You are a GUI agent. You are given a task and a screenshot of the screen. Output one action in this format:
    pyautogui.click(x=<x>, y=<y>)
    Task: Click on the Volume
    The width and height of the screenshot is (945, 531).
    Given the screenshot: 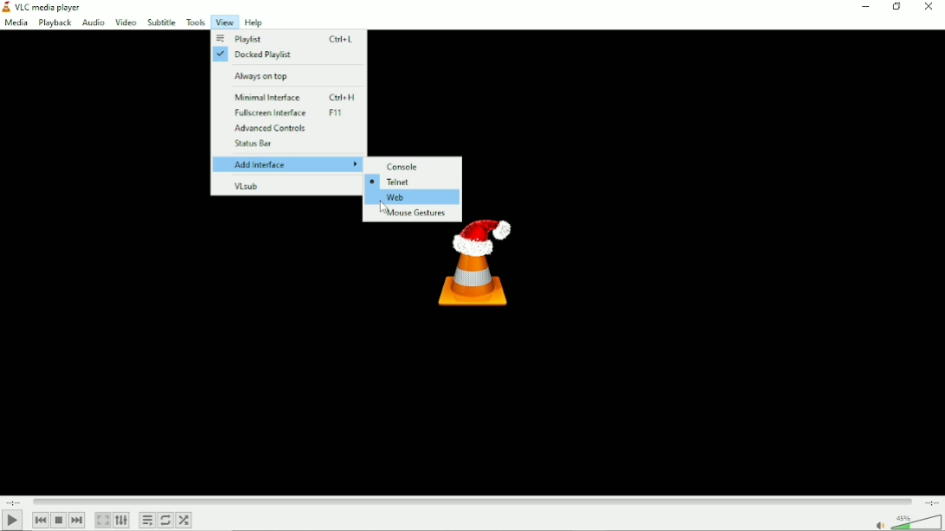 What is the action you would take?
    pyautogui.click(x=905, y=521)
    